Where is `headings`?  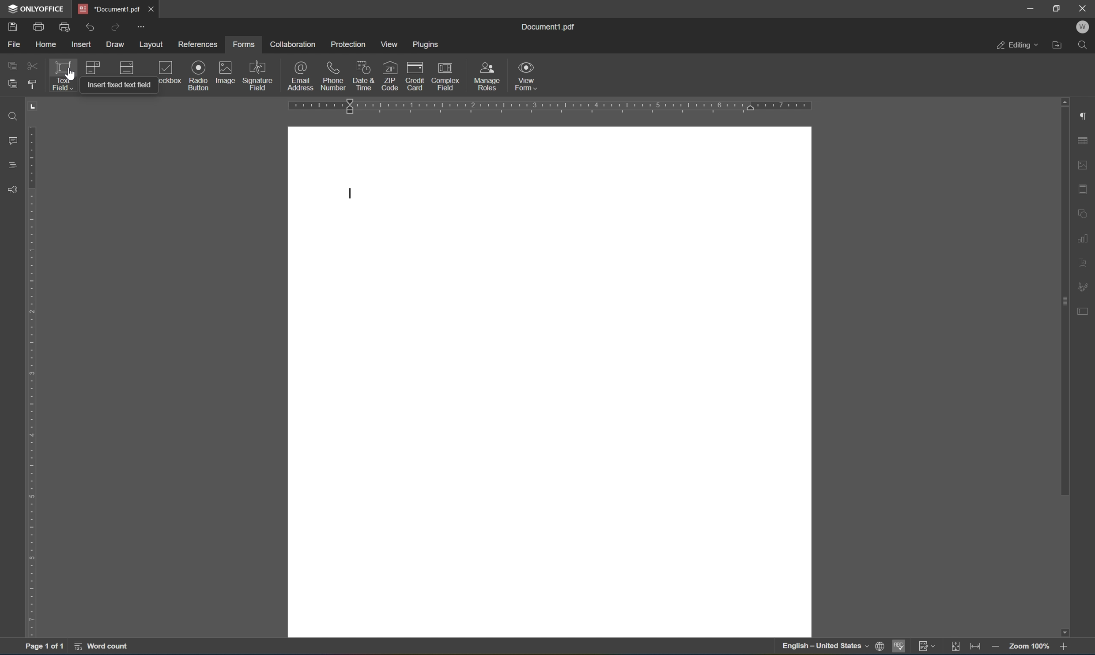
headings is located at coordinates (9, 165).